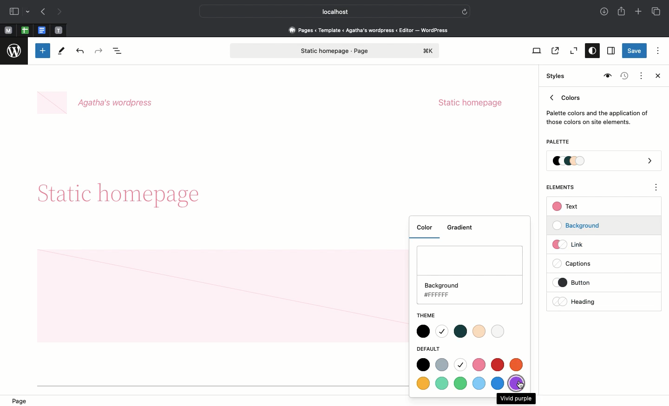 This screenshot has height=406, width=669. Describe the element at coordinates (97, 103) in the screenshot. I see `Wordpress name` at that location.